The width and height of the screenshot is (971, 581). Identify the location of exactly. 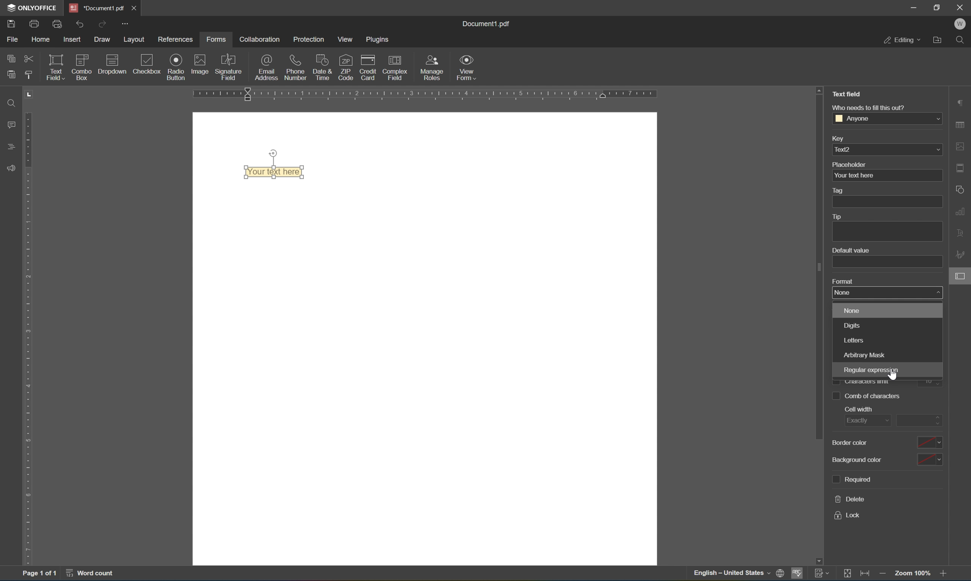
(866, 422).